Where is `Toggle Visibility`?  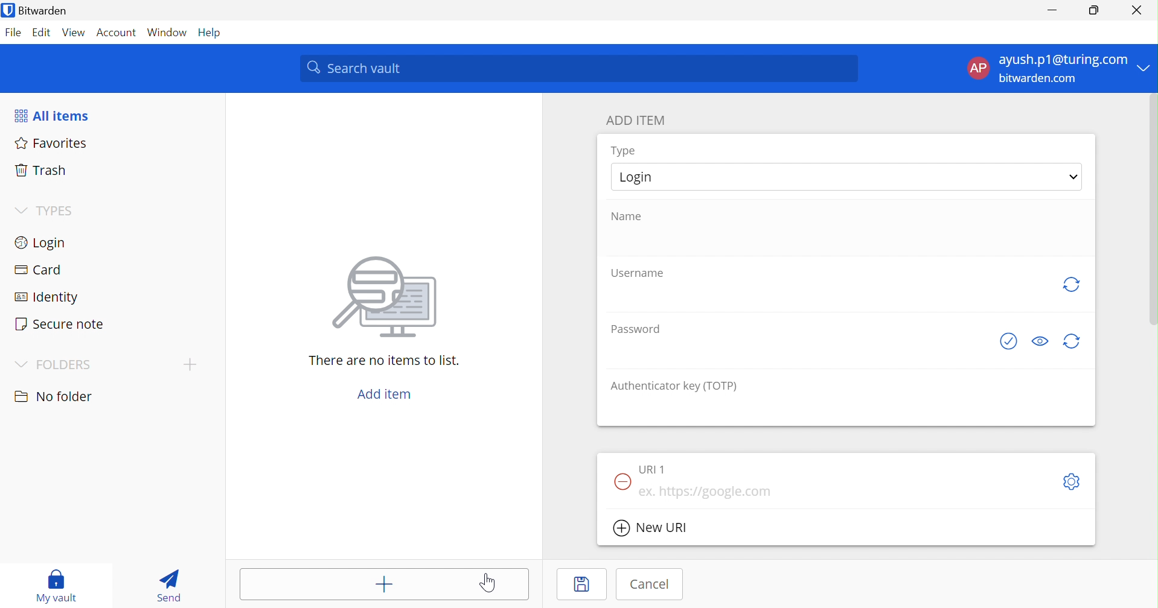 Toggle Visibility is located at coordinates (1043, 340).